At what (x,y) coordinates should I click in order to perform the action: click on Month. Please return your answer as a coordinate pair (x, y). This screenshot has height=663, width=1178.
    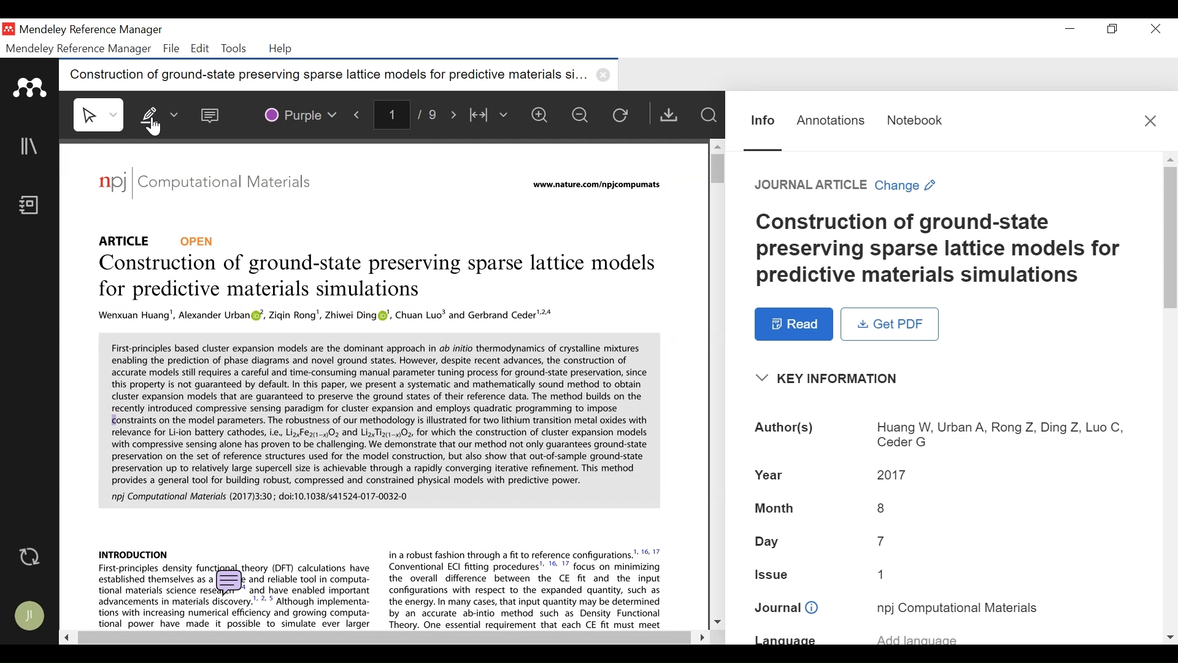
    Looking at the image, I should click on (882, 508).